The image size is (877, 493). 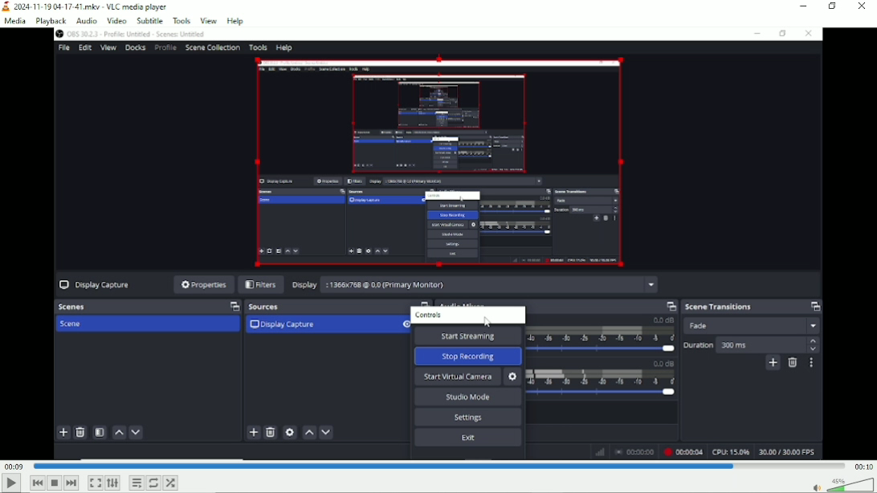 I want to click on Toggle video in fullscreen, so click(x=95, y=483).